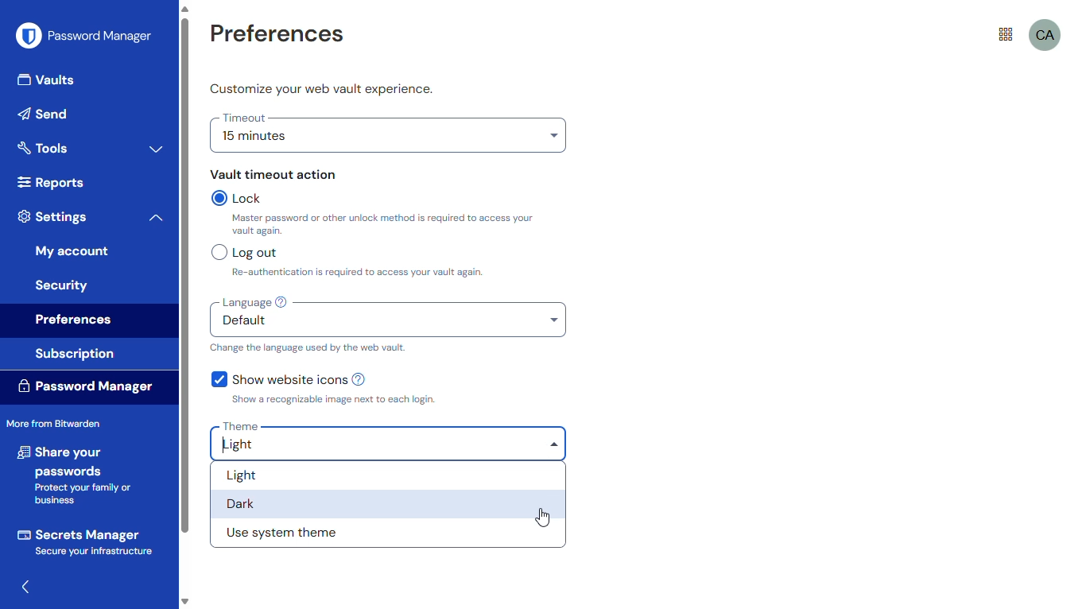 The image size is (1086, 609). What do you see at coordinates (78, 475) in the screenshot?
I see `share your passwords Protect your family or business` at bounding box center [78, 475].